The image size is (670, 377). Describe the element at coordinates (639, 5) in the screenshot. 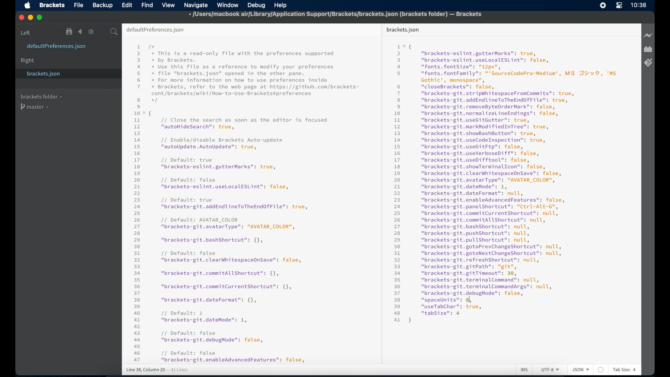

I see `time` at that location.